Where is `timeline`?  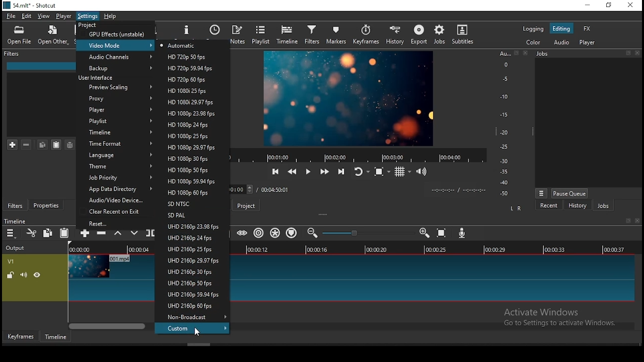 timeline is located at coordinates (54, 337).